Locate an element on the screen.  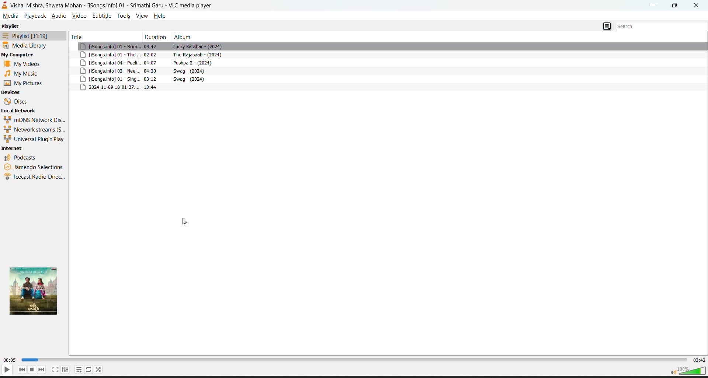
vlc media player logo is located at coordinates (4, 5).